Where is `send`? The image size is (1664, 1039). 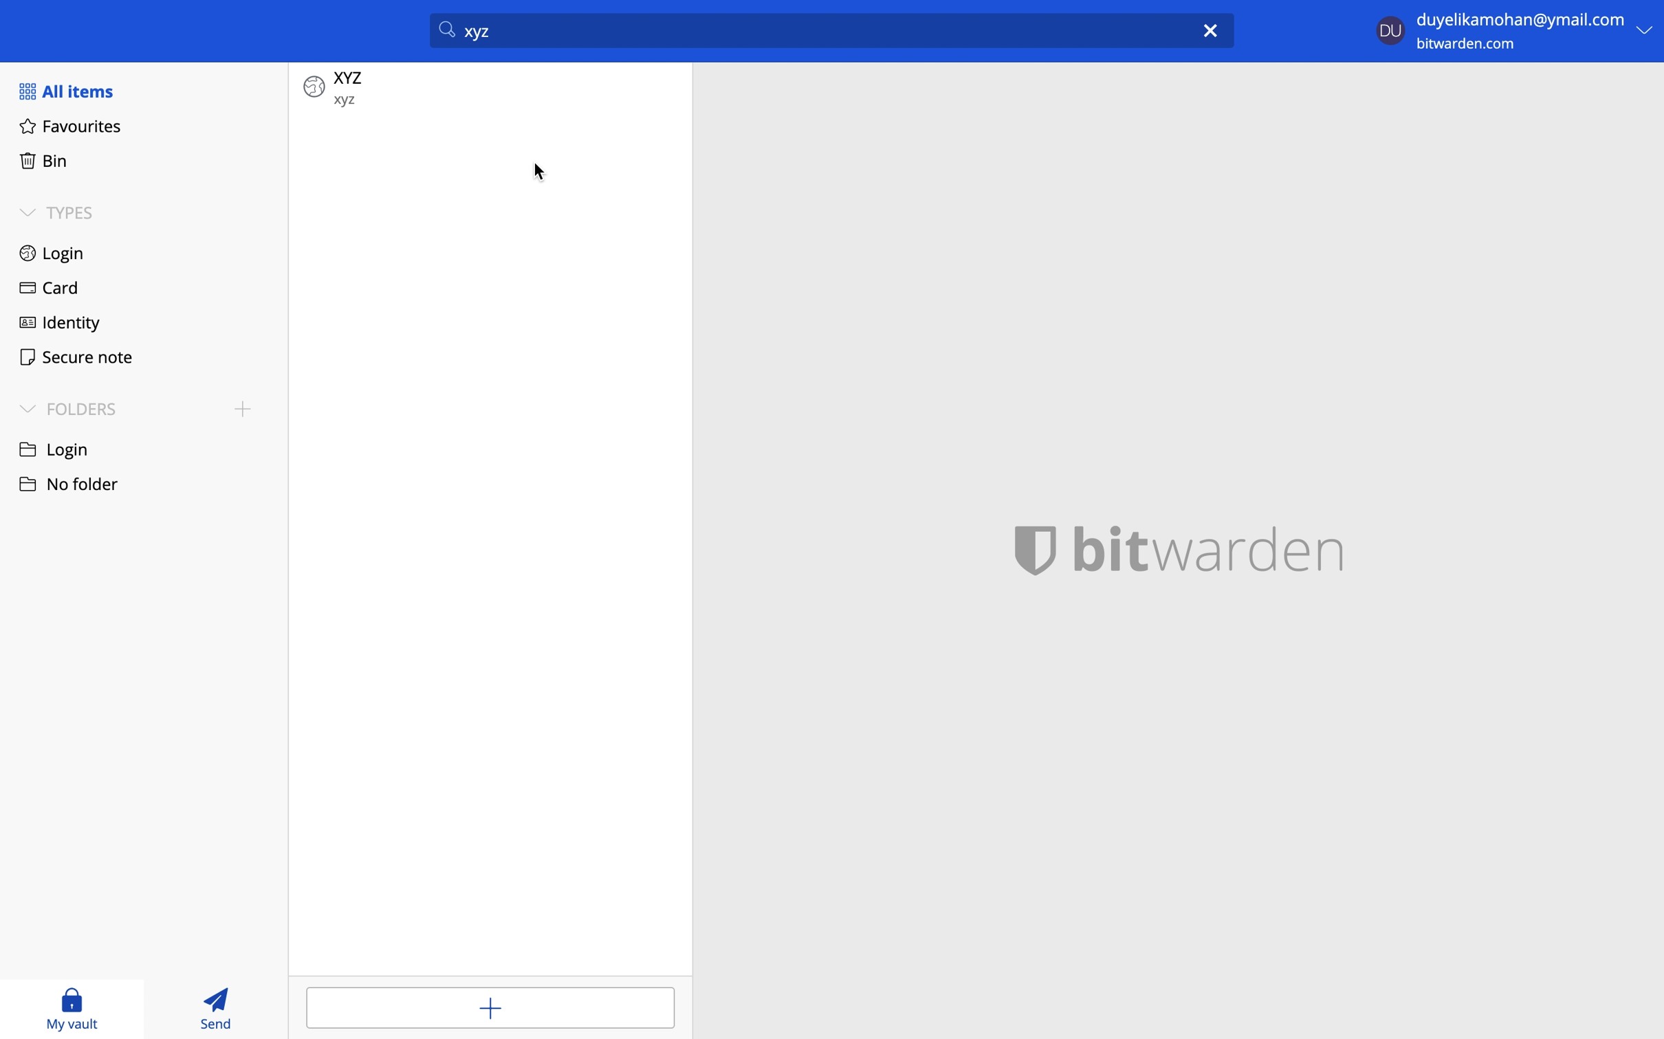
send is located at coordinates (224, 1008).